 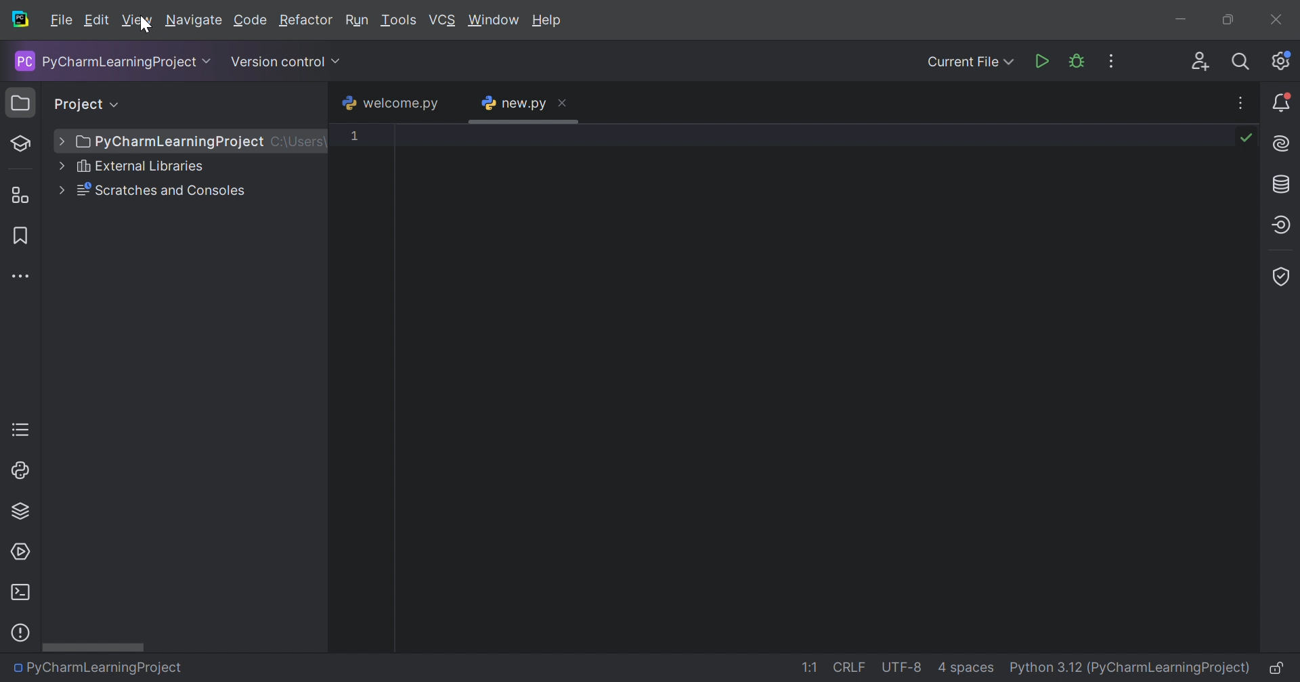 What do you see at coordinates (288, 64) in the screenshot?
I see `Version control` at bounding box center [288, 64].